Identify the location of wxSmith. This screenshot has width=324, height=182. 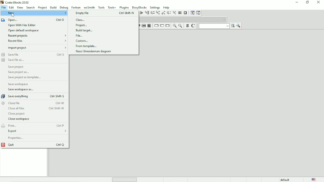
(89, 7).